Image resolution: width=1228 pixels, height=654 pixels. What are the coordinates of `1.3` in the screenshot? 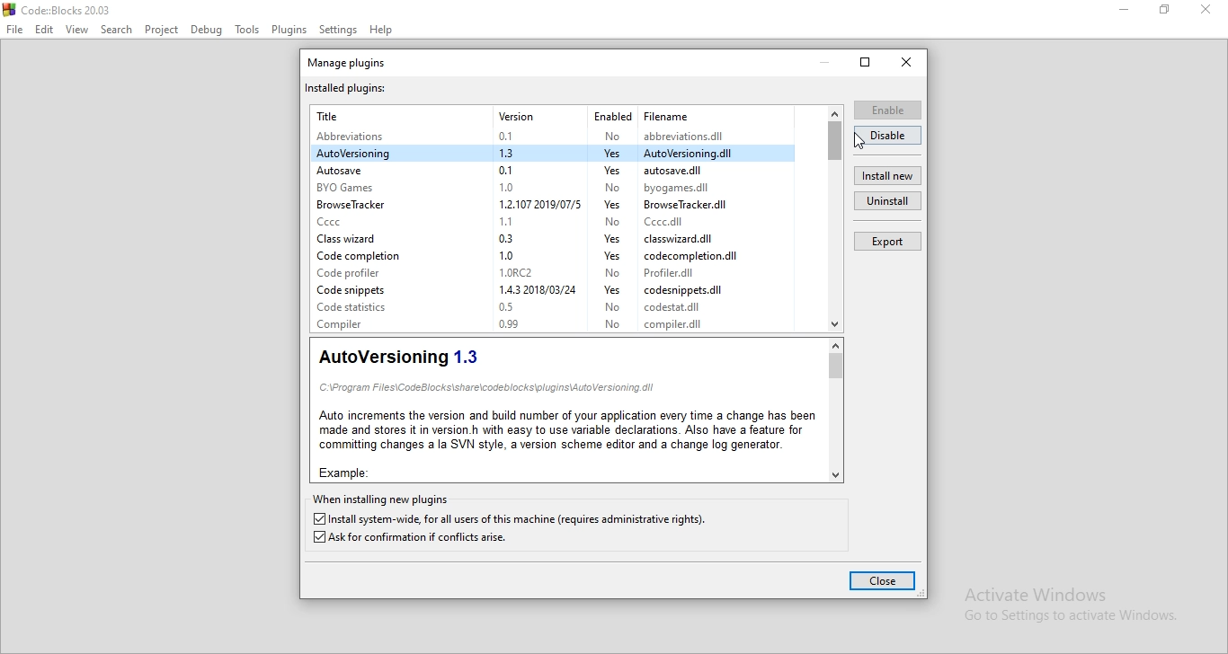 It's located at (513, 151).